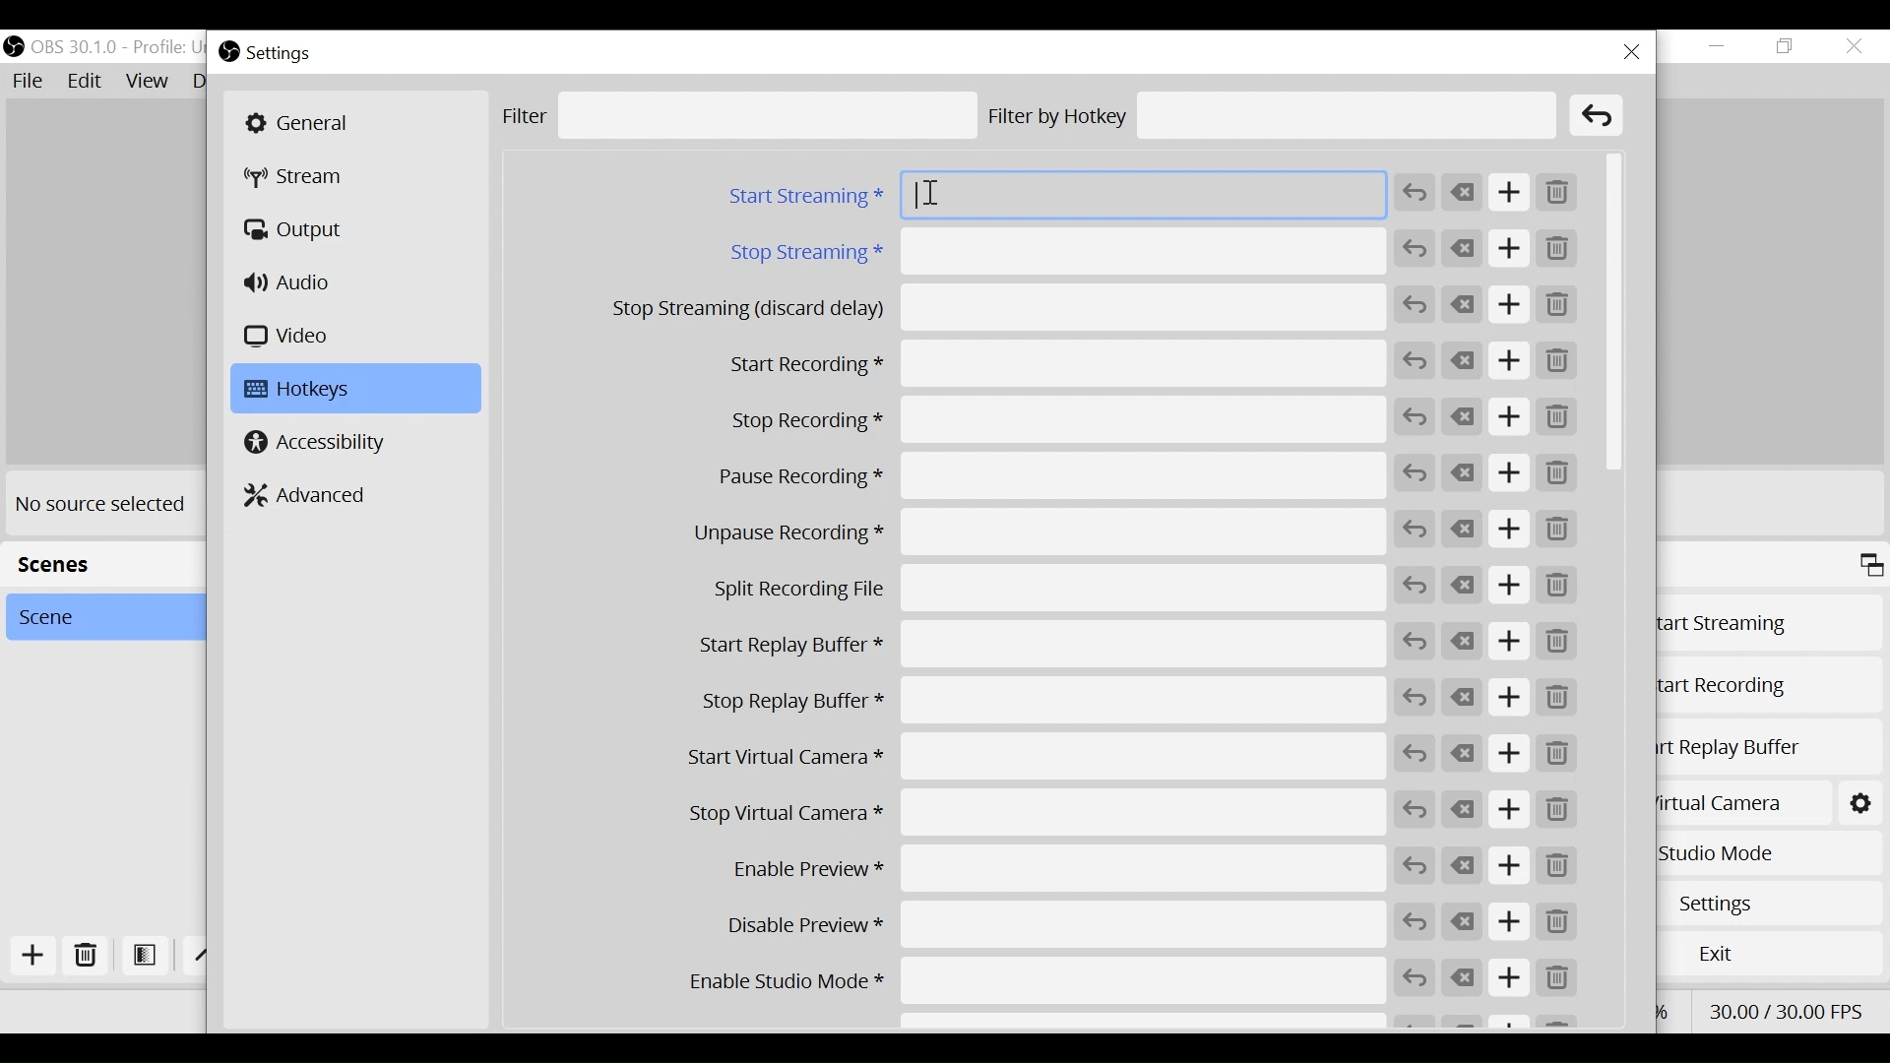 The height and width of the screenshot is (1063, 1890). I want to click on Add, so click(1513, 360).